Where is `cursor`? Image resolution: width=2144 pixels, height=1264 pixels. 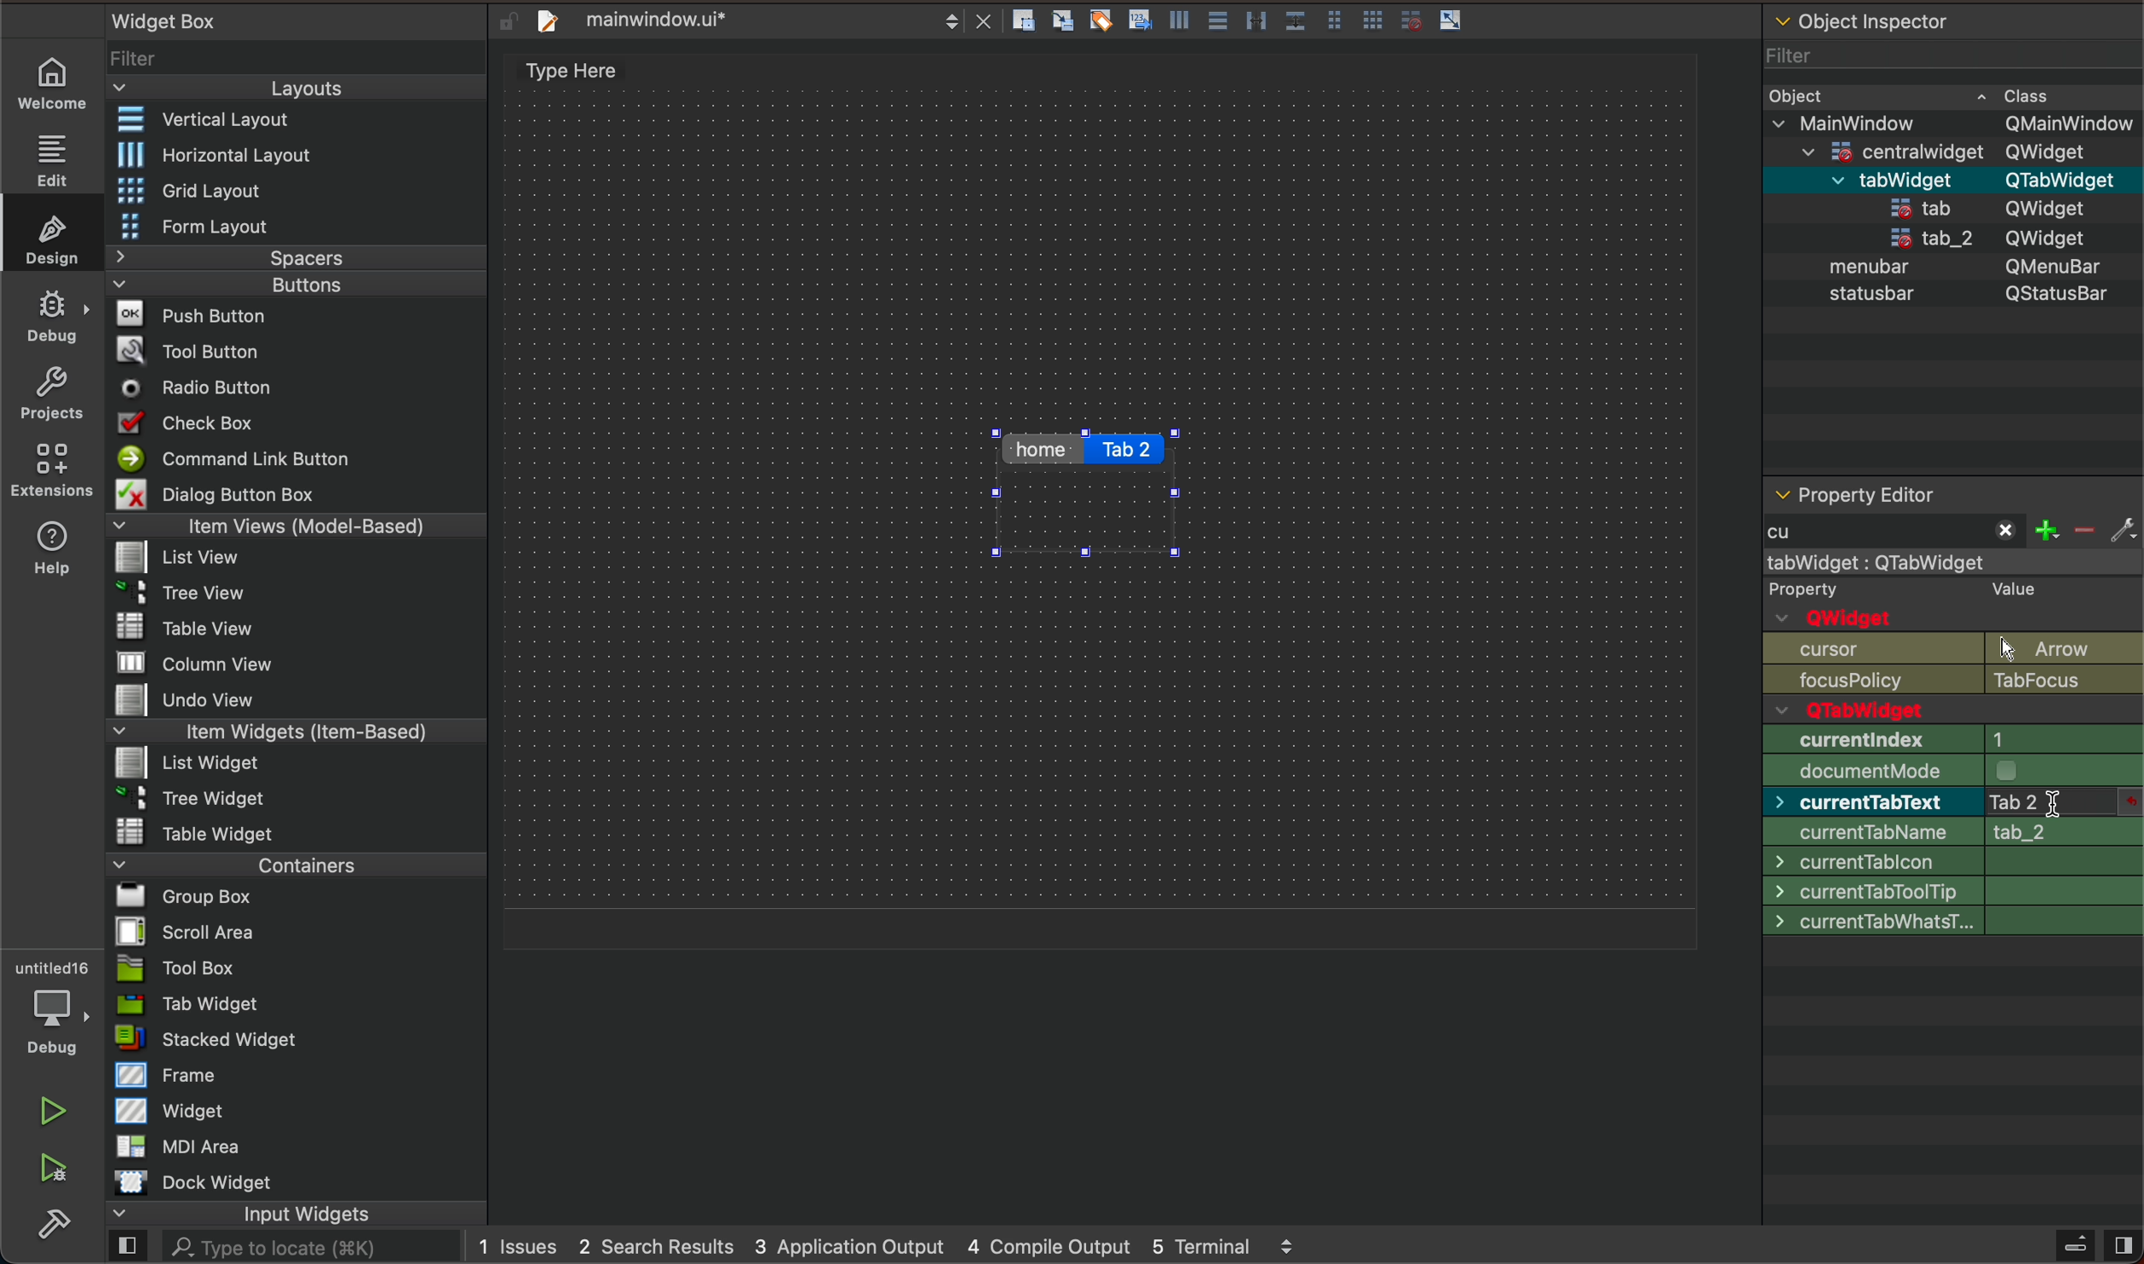
cursor is located at coordinates (1951, 981).